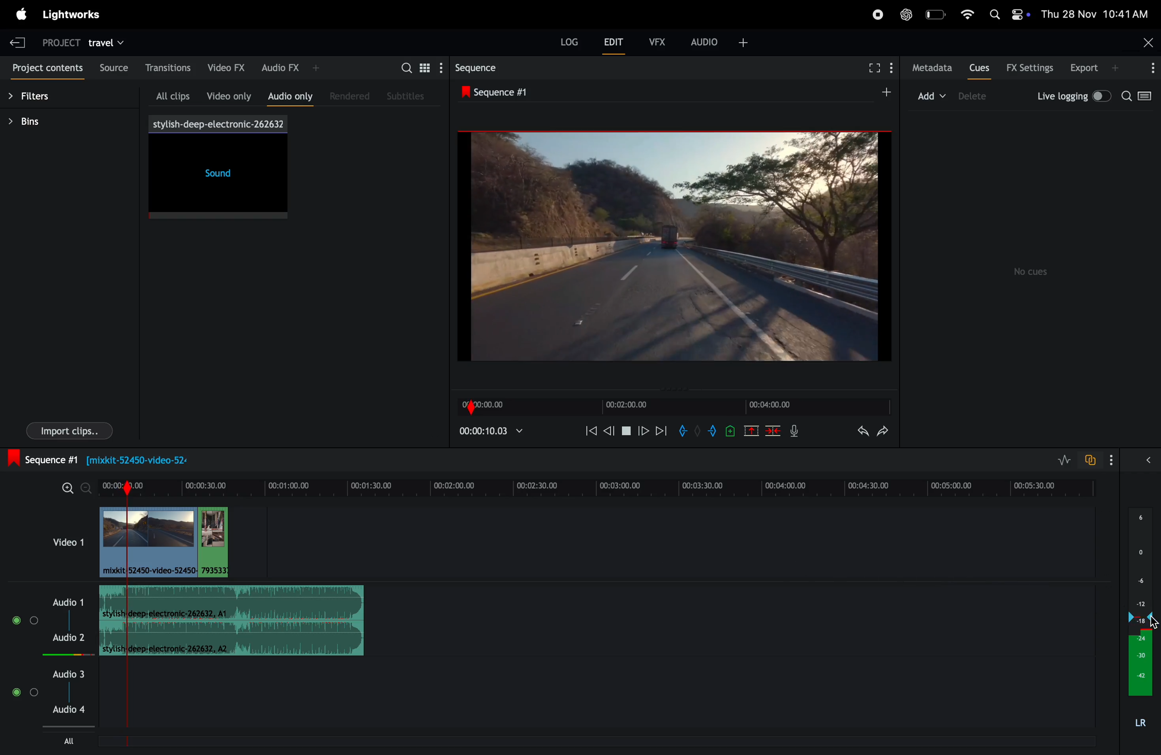 This screenshot has height=755, width=1161. Describe the element at coordinates (644, 431) in the screenshot. I see `move forward one frame` at that location.